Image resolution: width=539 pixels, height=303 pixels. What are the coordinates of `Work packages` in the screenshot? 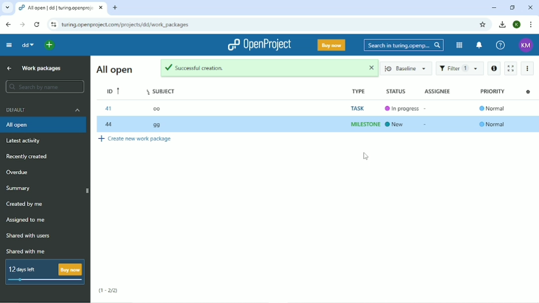 It's located at (41, 69).